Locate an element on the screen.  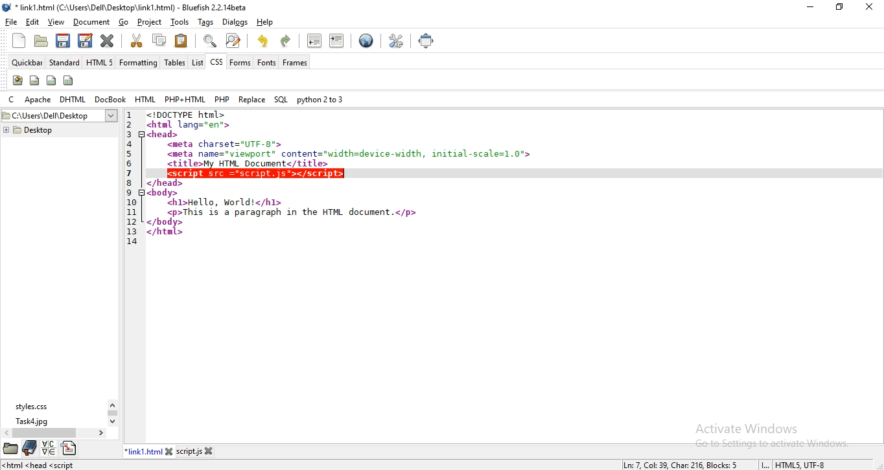
desktop is located at coordinates (28, 130).